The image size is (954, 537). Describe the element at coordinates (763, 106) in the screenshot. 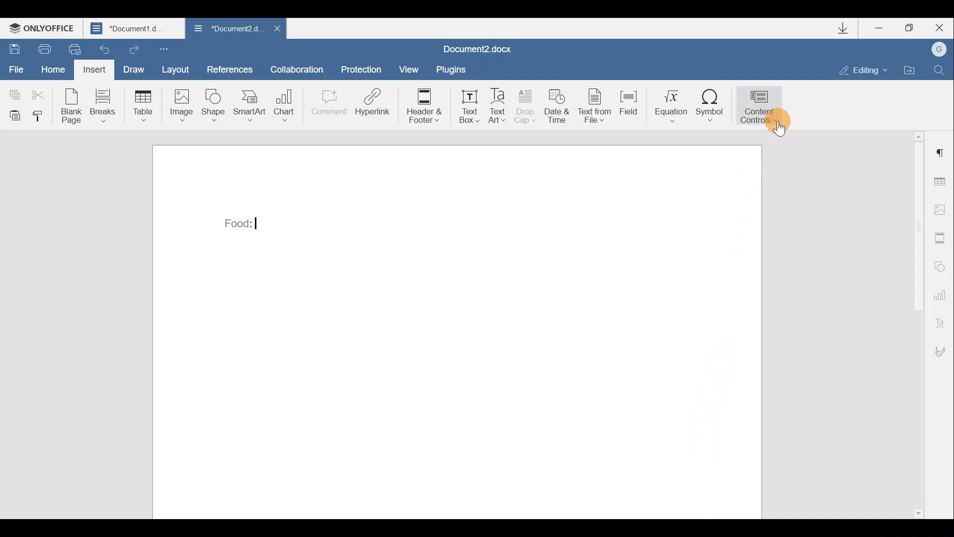

I see `Content controls` at that location.